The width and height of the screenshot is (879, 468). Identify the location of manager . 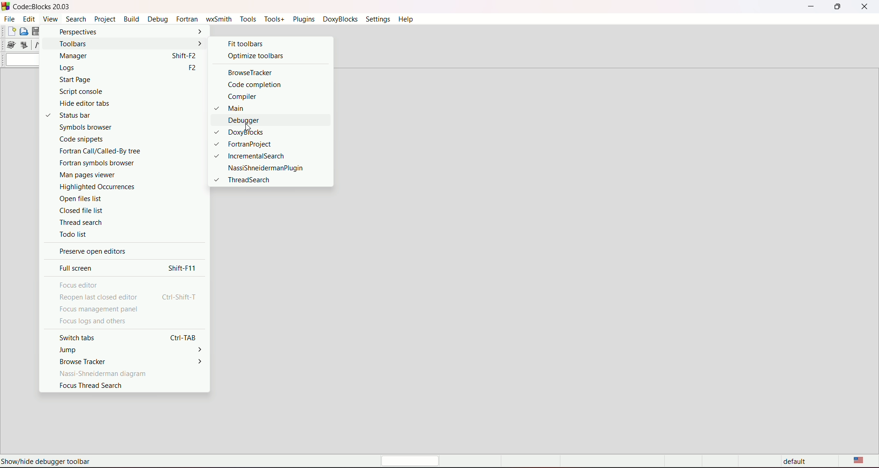
(109, 56).